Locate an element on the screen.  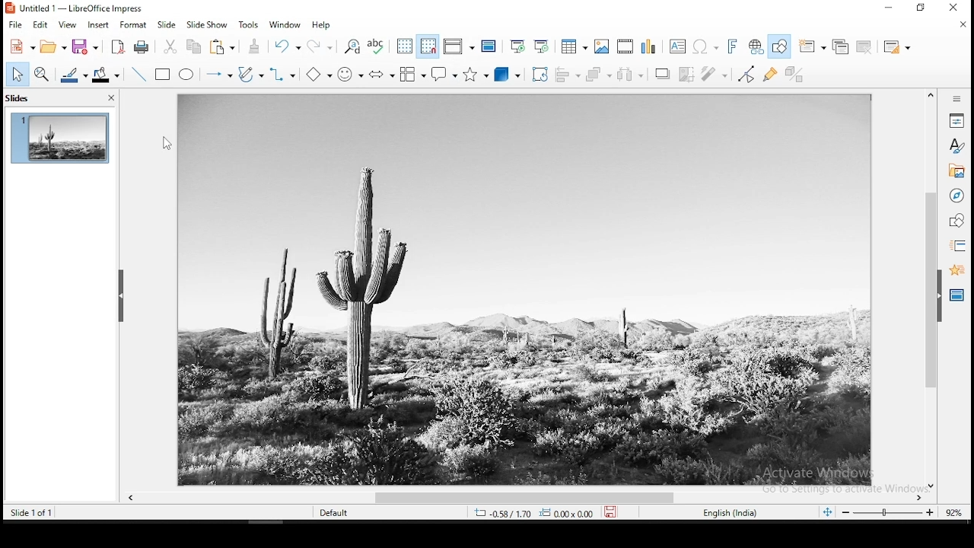
paste is located at coordinates (255, 48).